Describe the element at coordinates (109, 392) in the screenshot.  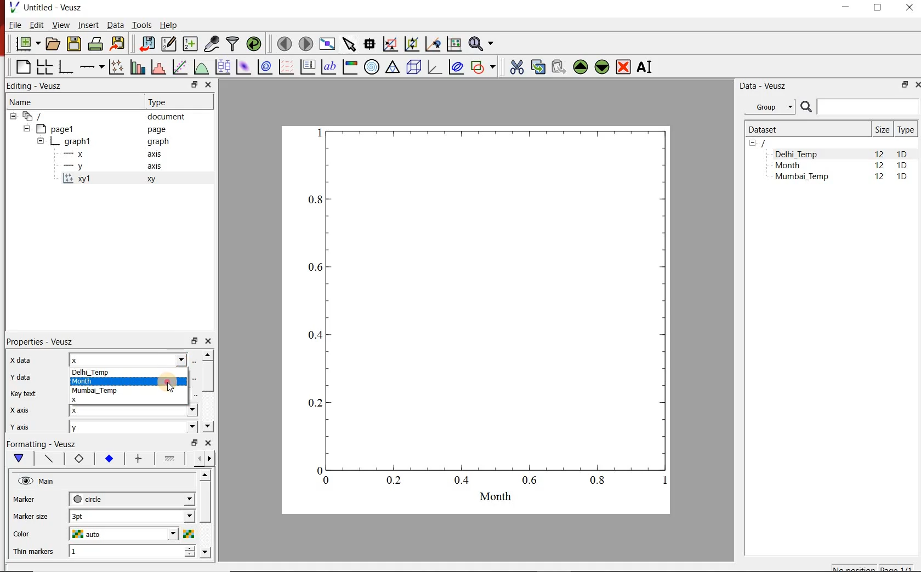
I see `Mumbai_Temp` at that location.